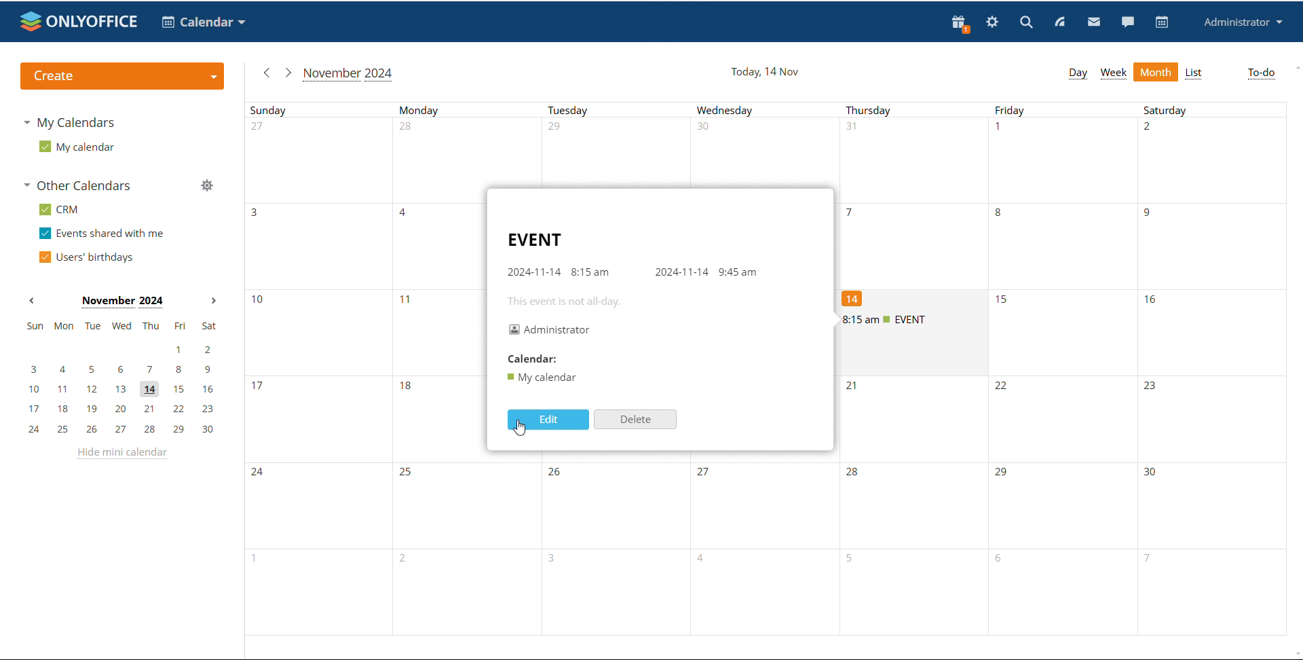 The image size is (1303, 660). What do you see at coordinates (102, 234) in the screenshot?
I see `events shared with me` at bounding box center [102, 234].